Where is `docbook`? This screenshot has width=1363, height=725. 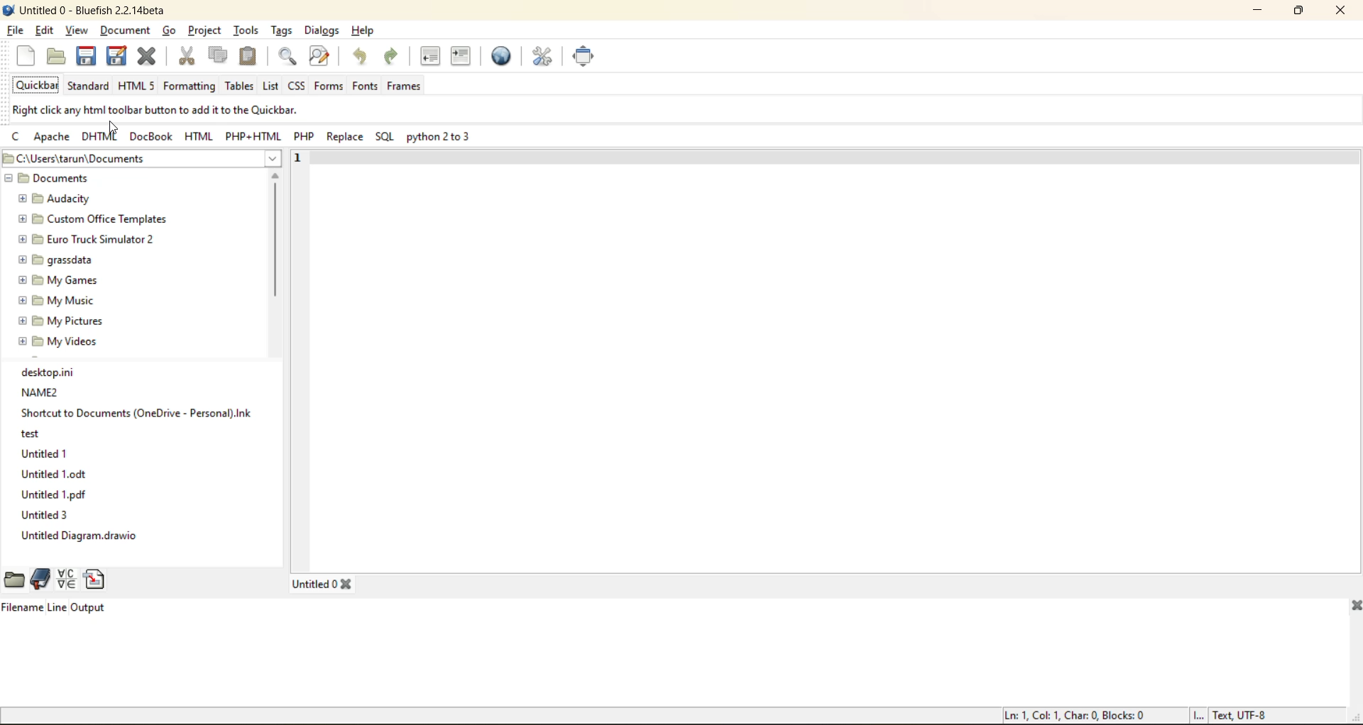 docbook is located at coordinates (150, 138).